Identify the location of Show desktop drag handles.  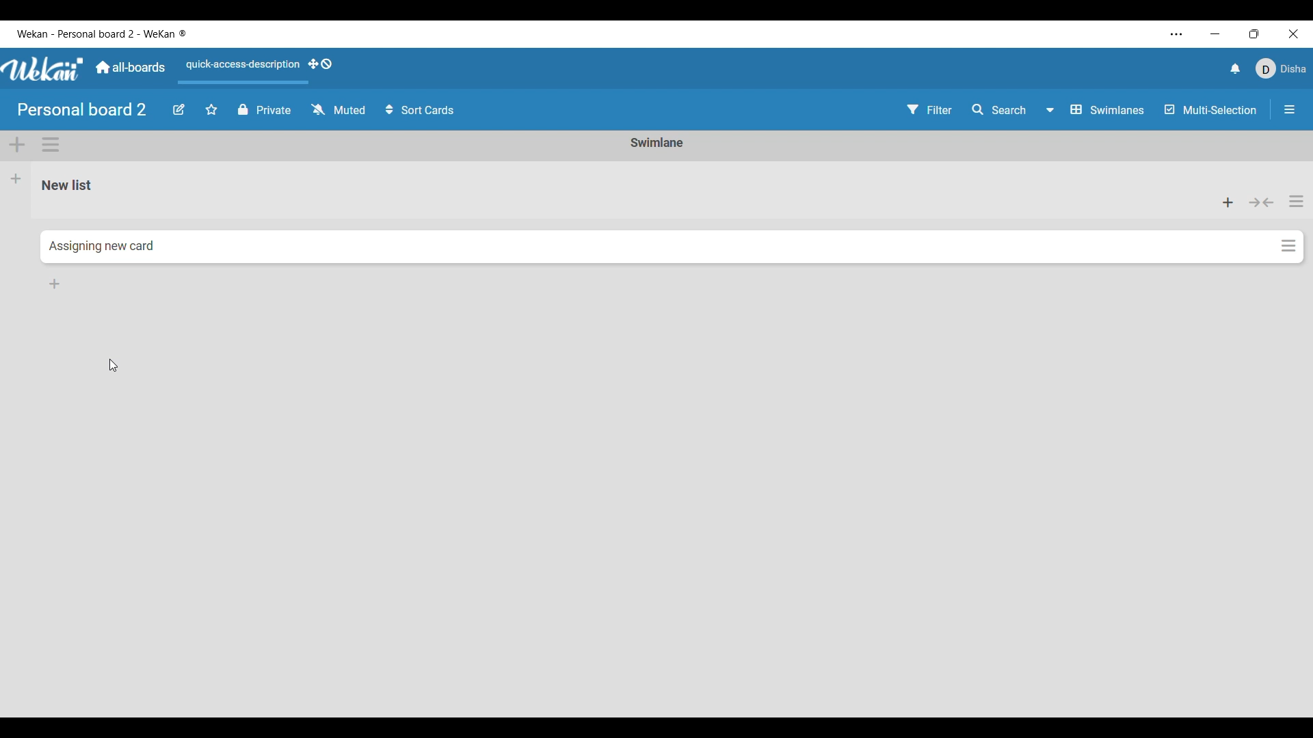
(321, 64).